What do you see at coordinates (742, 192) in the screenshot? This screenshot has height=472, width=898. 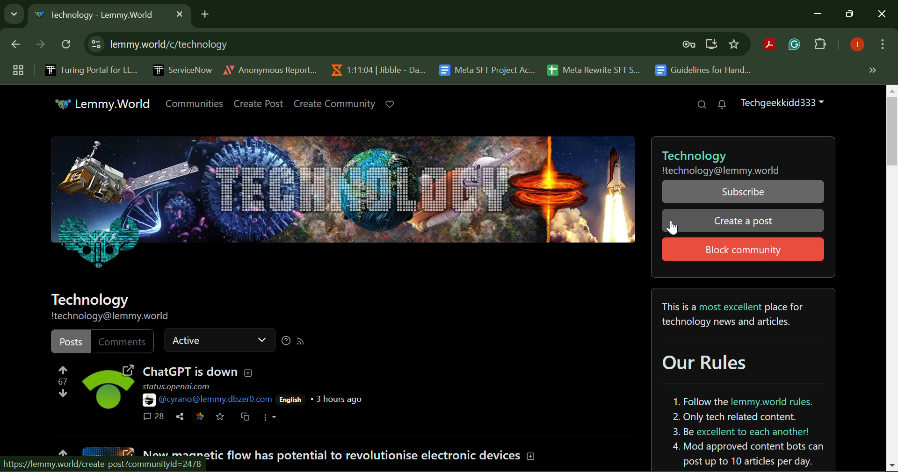 I see `Subscribe` at bounding box center [742, 192].